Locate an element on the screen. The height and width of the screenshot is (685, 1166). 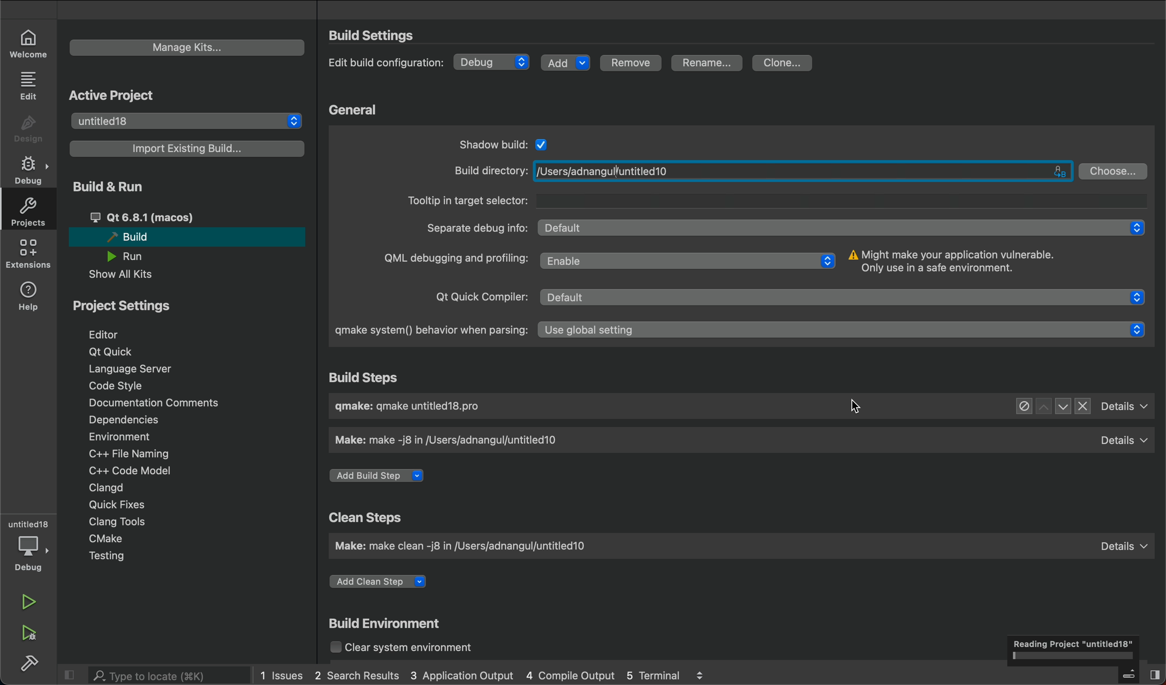
new location is located at coordinates (614, 171).